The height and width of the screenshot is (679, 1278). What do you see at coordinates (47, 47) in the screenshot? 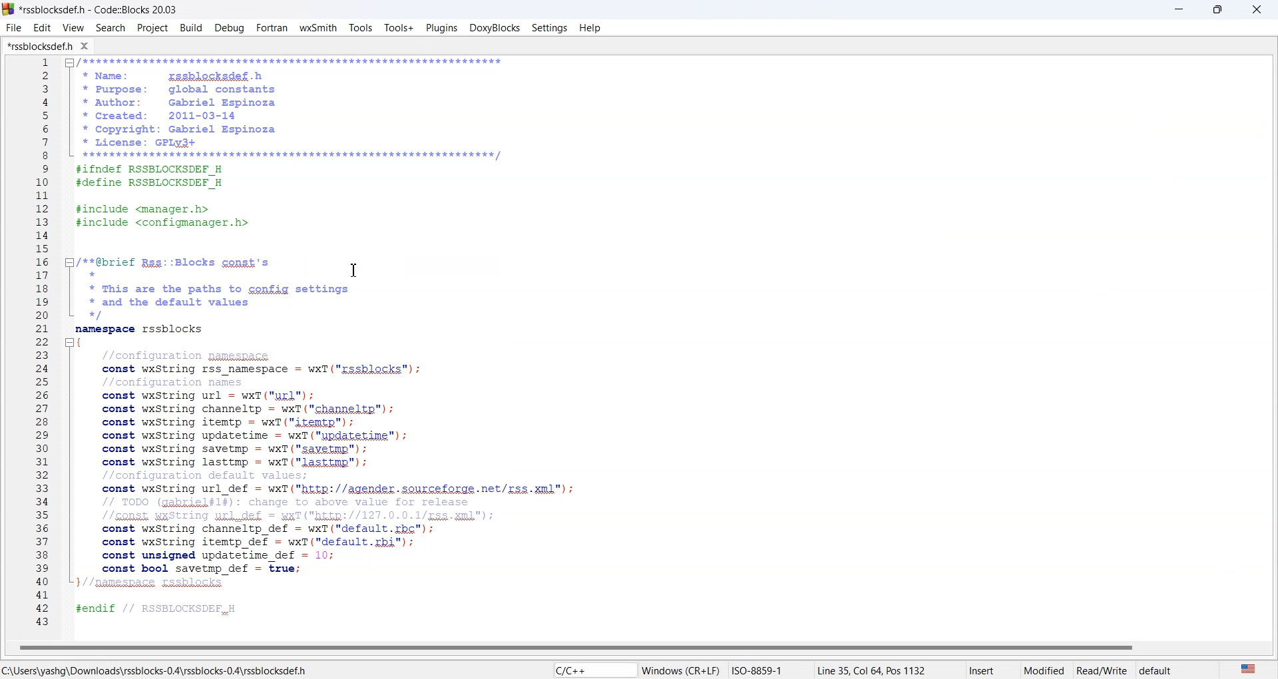
I see `Folder` at bounding box center [47, 47].